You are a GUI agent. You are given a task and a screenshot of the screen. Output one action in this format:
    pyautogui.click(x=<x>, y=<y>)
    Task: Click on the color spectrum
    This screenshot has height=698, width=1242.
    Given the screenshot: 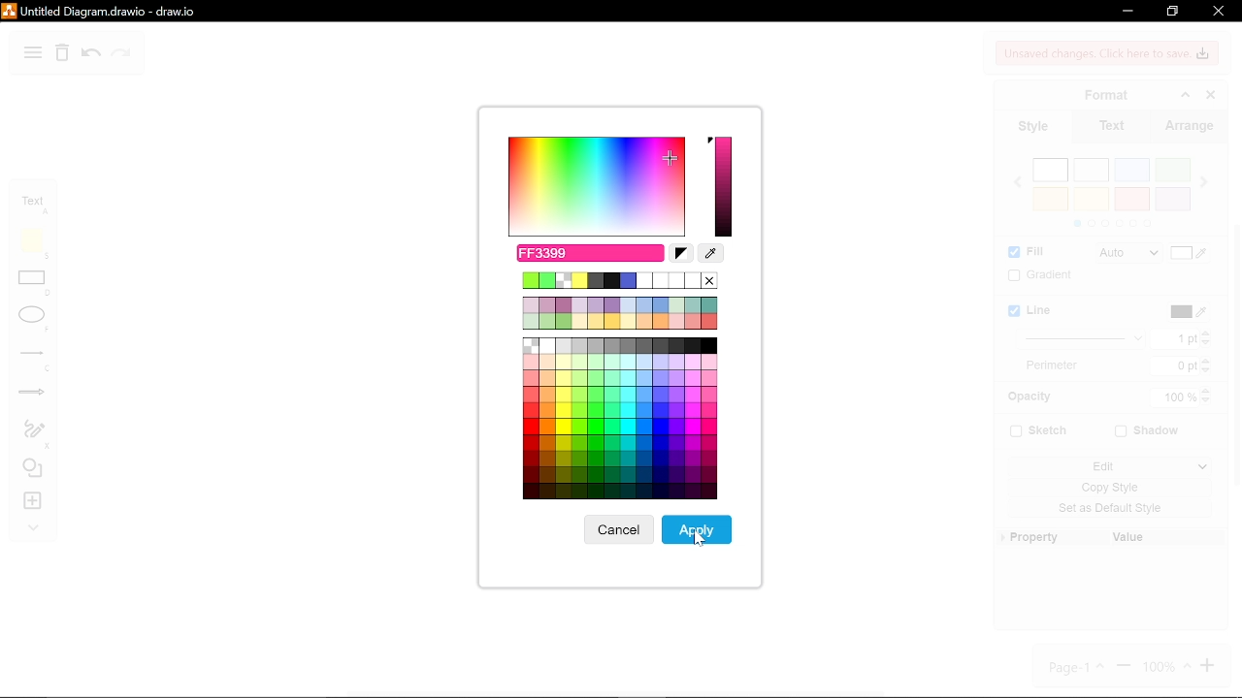 What is the action you would take?
    pyautogui.click(x=594, y=187)
    